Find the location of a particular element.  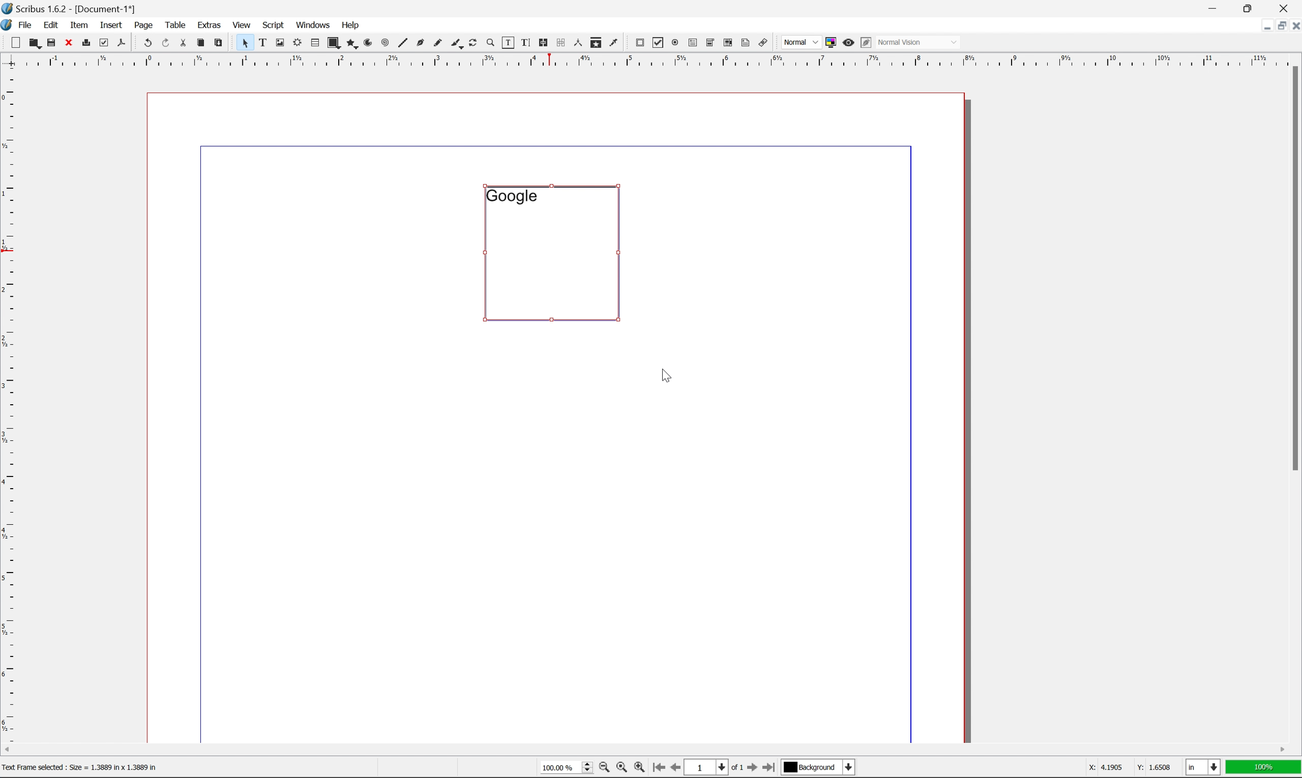

minimize is located at coordinates (1261, 25).